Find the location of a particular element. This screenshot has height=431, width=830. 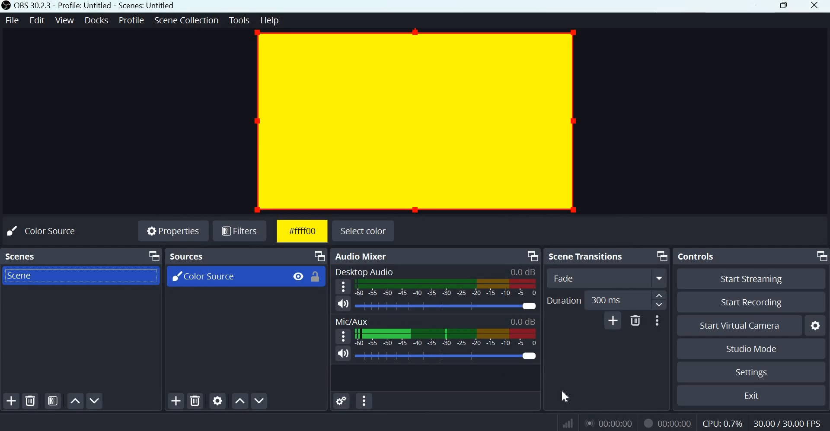

Docks is located at coordinates (96, 20).